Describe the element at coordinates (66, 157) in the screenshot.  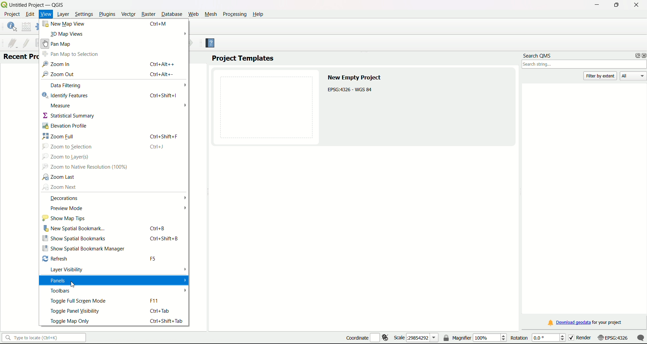
I see `zoom to layer` at that location.